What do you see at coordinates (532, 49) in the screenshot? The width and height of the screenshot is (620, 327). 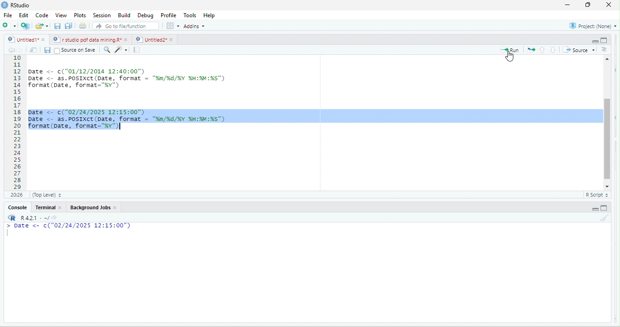 I see `re run the previous code region` at bounding box center [532, 49].